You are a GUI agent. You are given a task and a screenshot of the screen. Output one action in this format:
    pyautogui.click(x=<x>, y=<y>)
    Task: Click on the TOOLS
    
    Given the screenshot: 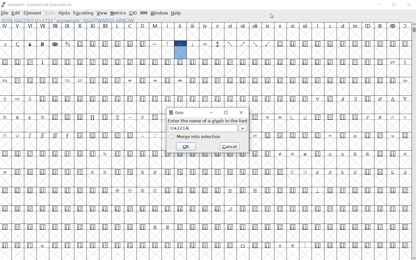 What is the action you would take?
    pyautogui.click(x=50, y=13)
    